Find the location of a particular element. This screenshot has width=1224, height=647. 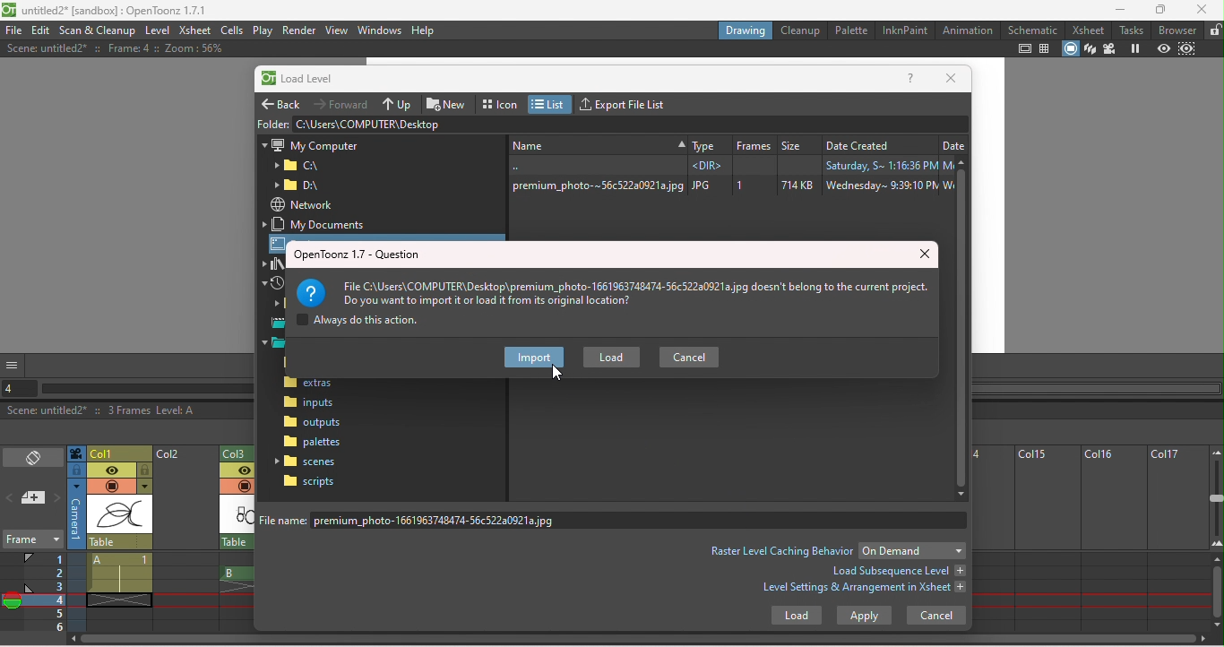

Play is located at coordinates (263, 30).